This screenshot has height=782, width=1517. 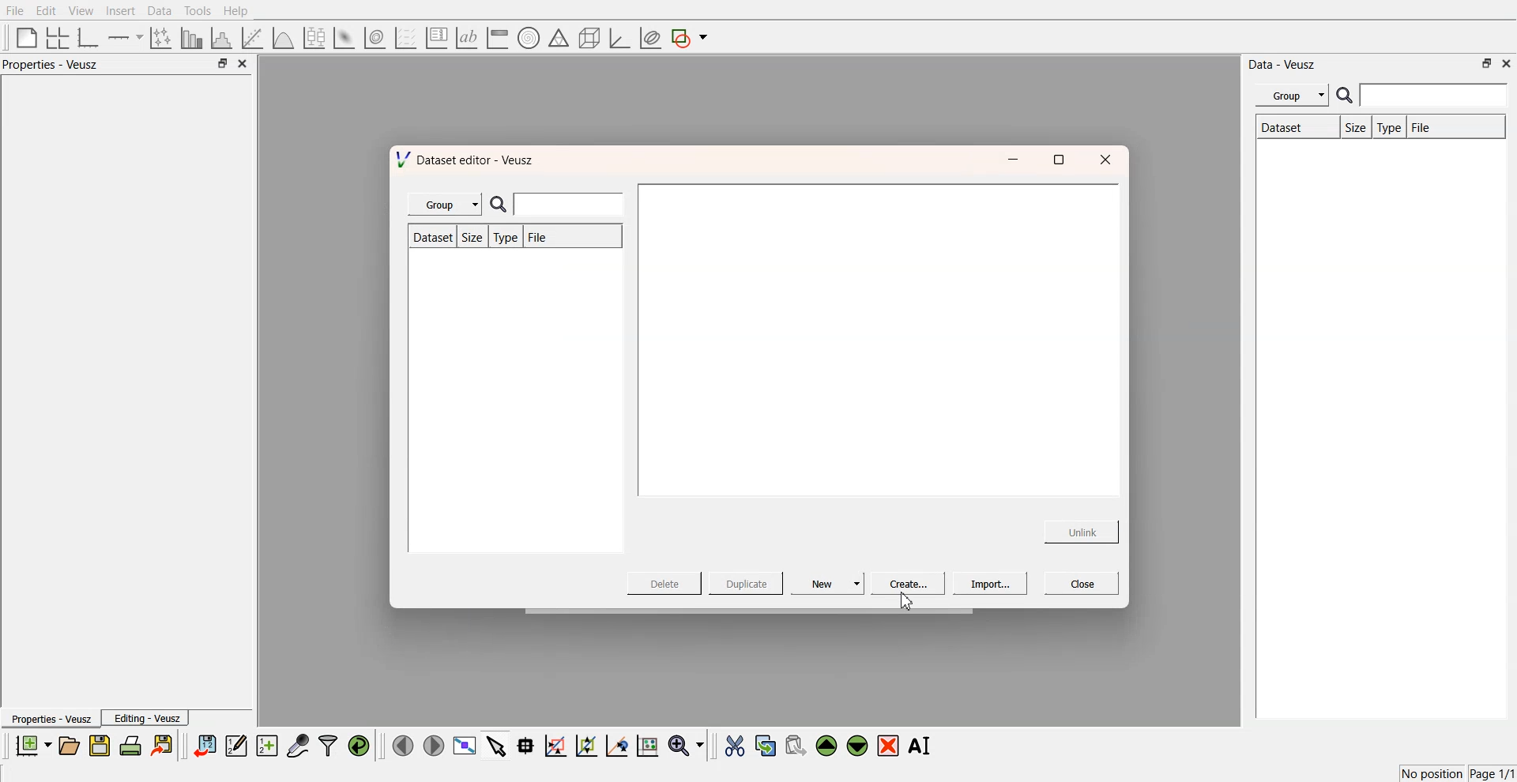 I want to click on cut the selected widgets, so click(x=733, y=746).